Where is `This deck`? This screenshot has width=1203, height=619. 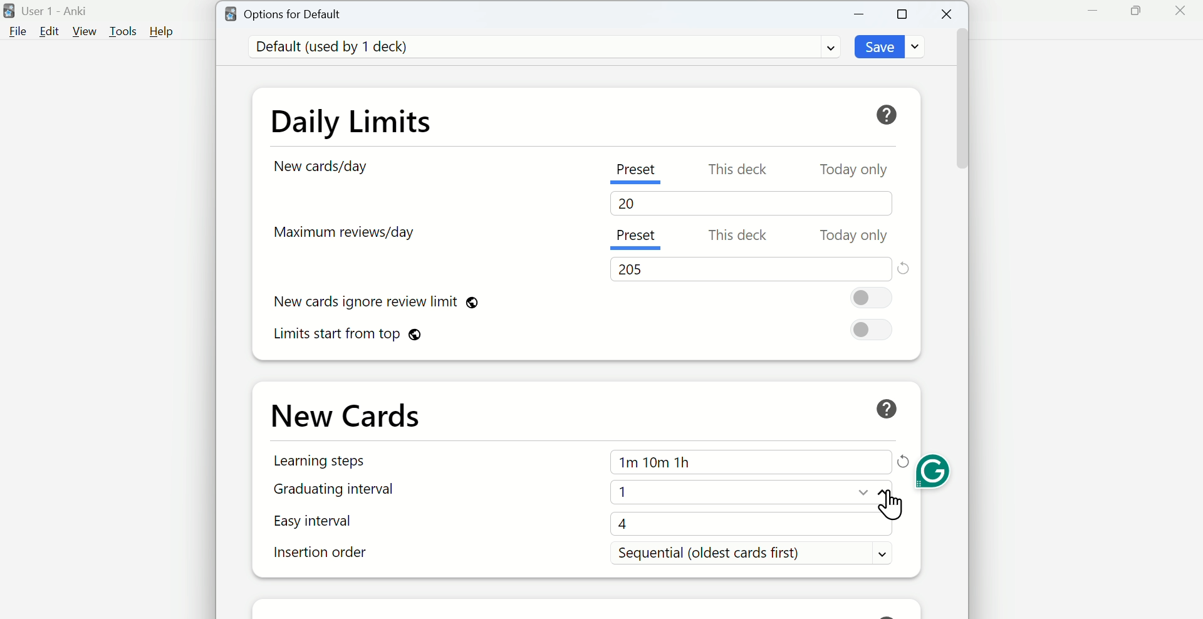 This deck is located at coordinates (740, 170).